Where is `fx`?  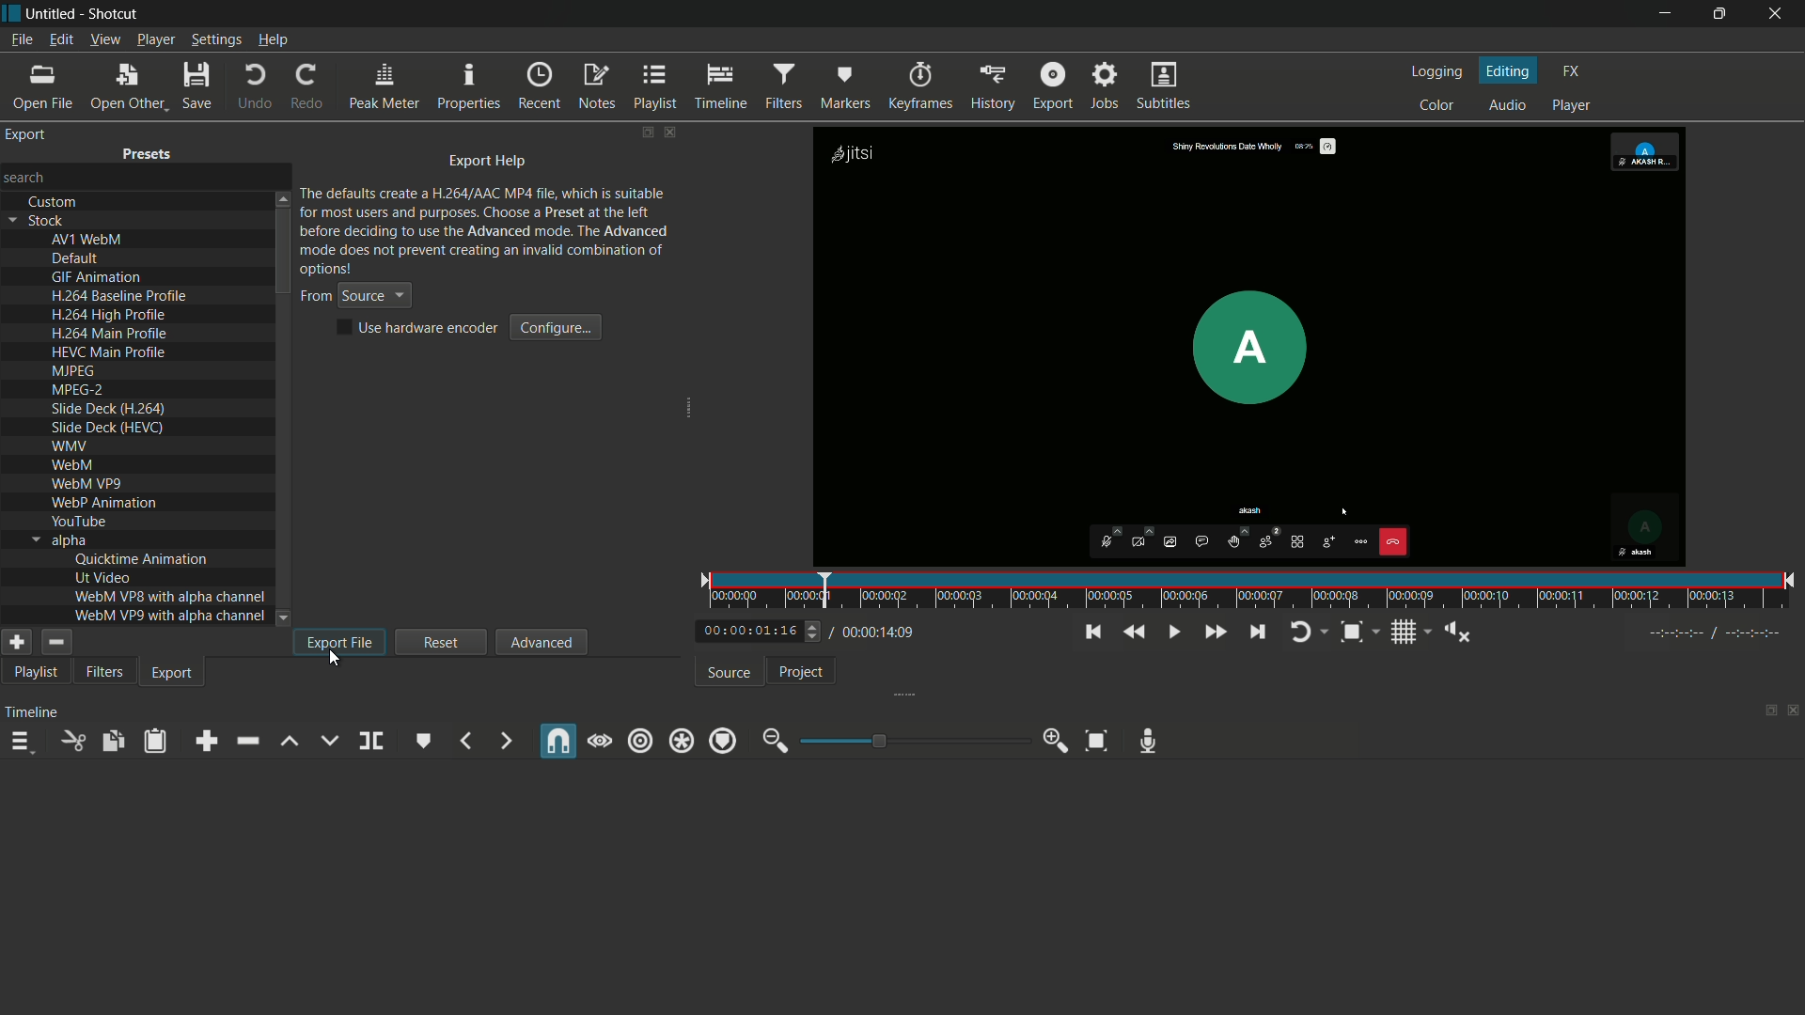
fx is located at coordinates (1572, 71).